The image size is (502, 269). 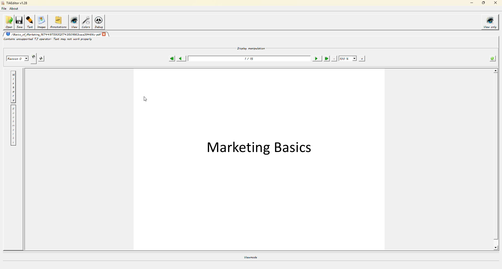 What do you see at coordinates (248, 48) in the screenshot?
I see `display manipulation` at bounding box center [248, 48].